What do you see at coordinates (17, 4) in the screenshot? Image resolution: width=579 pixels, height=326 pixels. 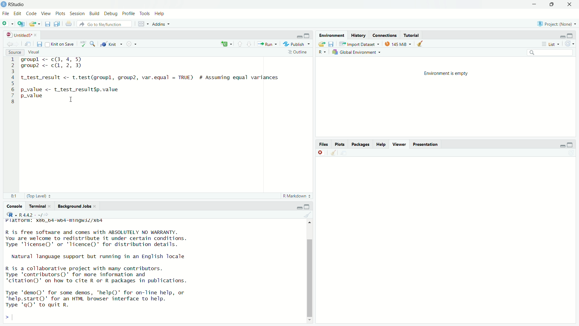 I see `Rstudio` at bounding box center [17, 4].